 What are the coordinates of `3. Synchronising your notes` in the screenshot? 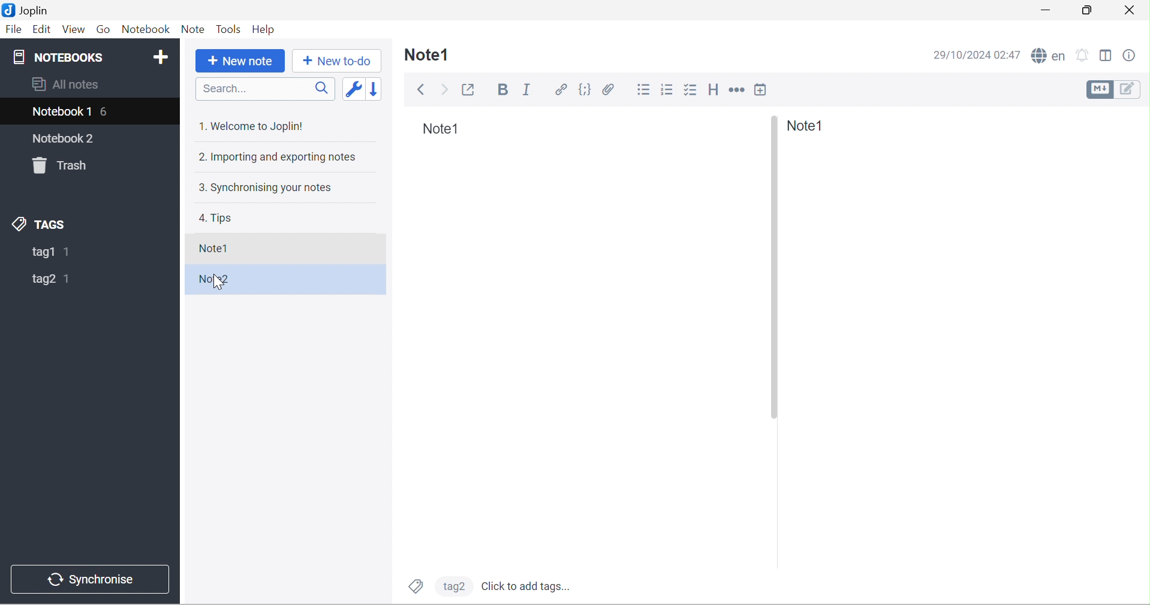 It's located at (265, 191).